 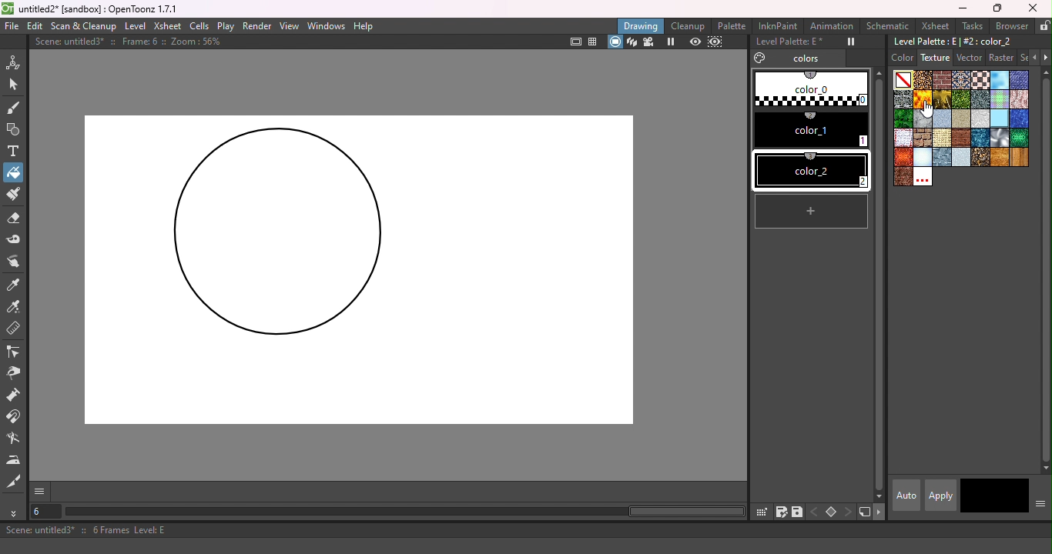 I want to click on Texture, so click(x=934, y=57).